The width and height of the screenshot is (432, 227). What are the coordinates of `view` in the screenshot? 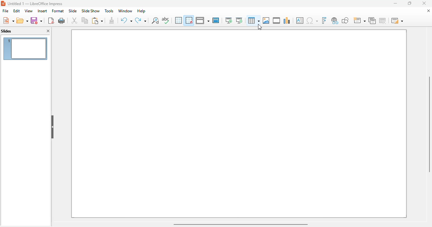 It's located at (28, 11).